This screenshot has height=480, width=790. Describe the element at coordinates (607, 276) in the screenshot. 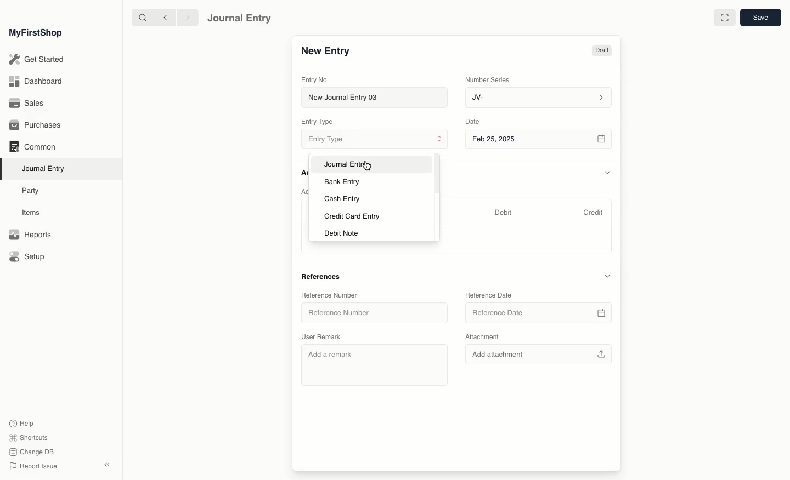

I see `Hide` at that location.